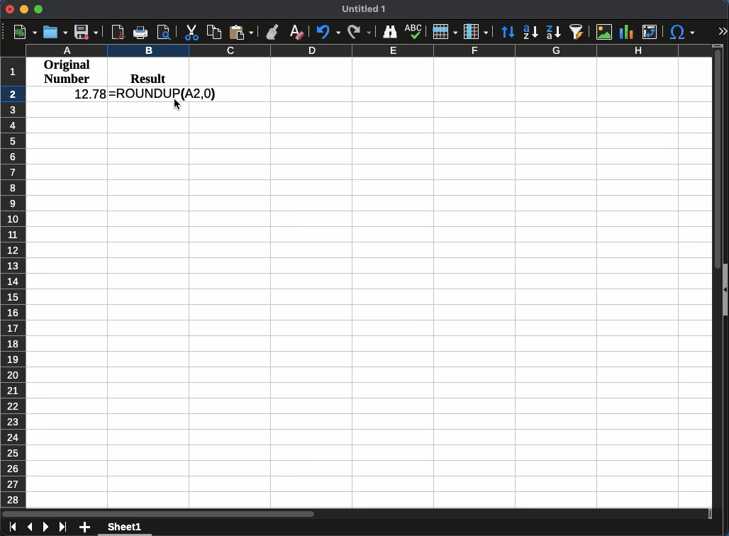 This screenshot has height=536, width=729. I want to click on Sort, so click(508, 32).